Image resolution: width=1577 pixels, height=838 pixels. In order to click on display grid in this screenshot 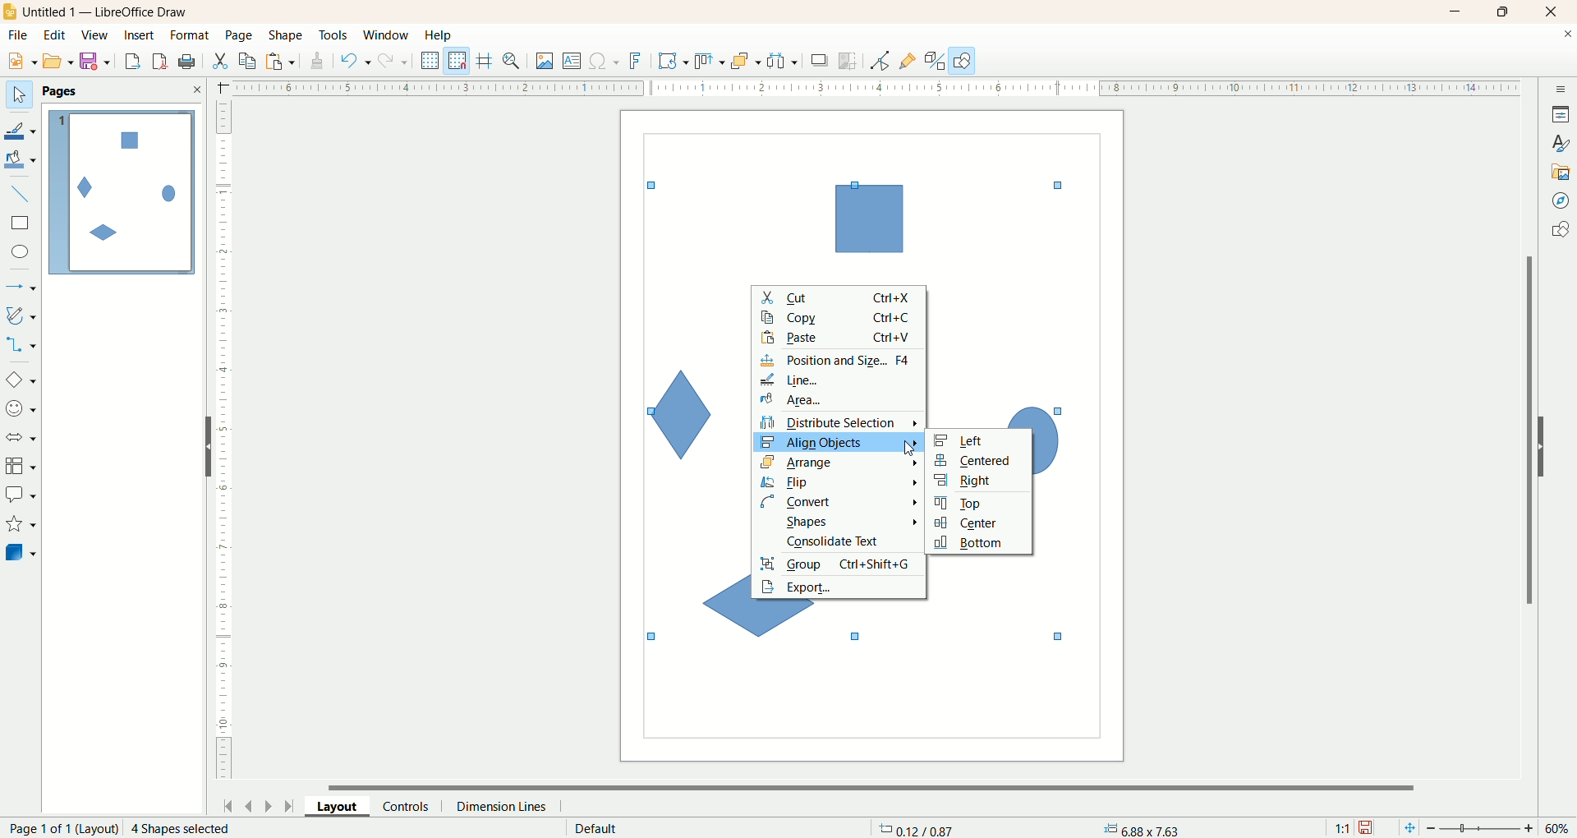, I will do `click(431, 59)`.